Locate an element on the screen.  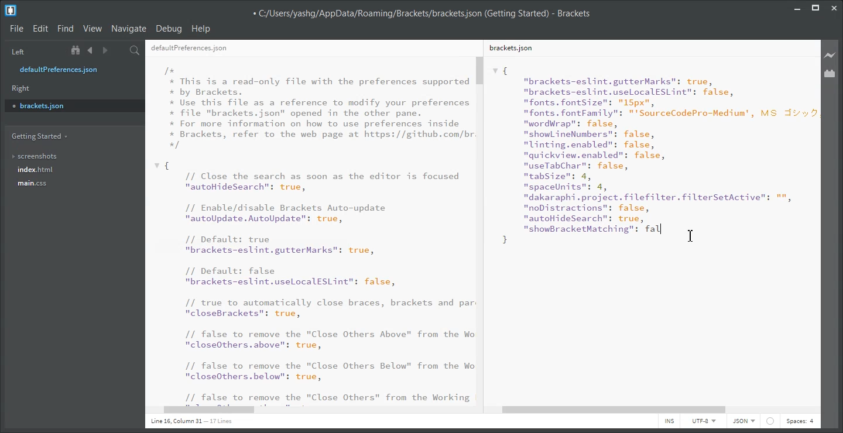
brackets.json is located at coordinates (510, 47).